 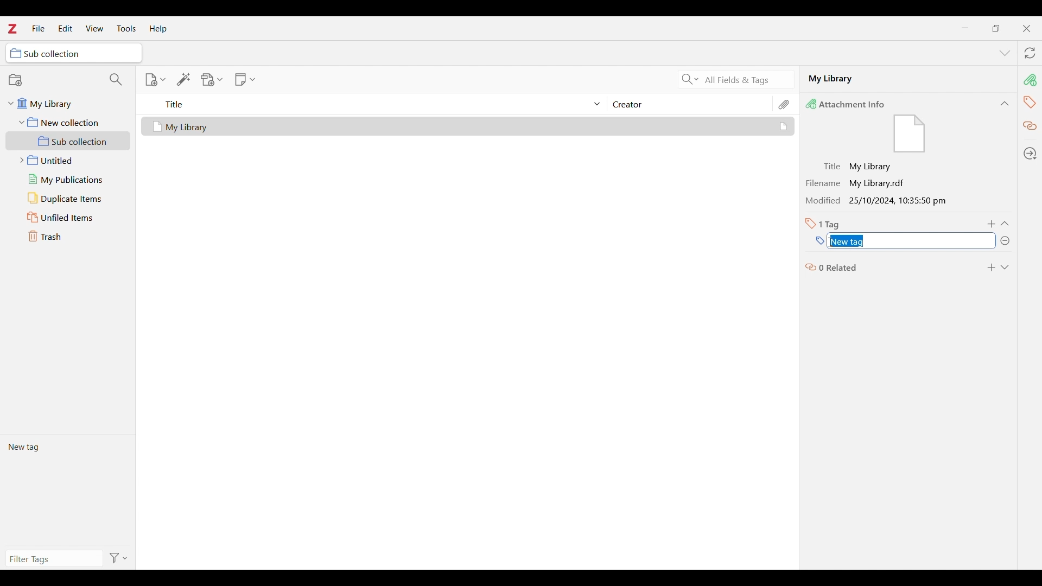 What do you see at coordinates (848, 104) in the screenshot?
I see `Attachment Info` at bounding box center [848, 104].